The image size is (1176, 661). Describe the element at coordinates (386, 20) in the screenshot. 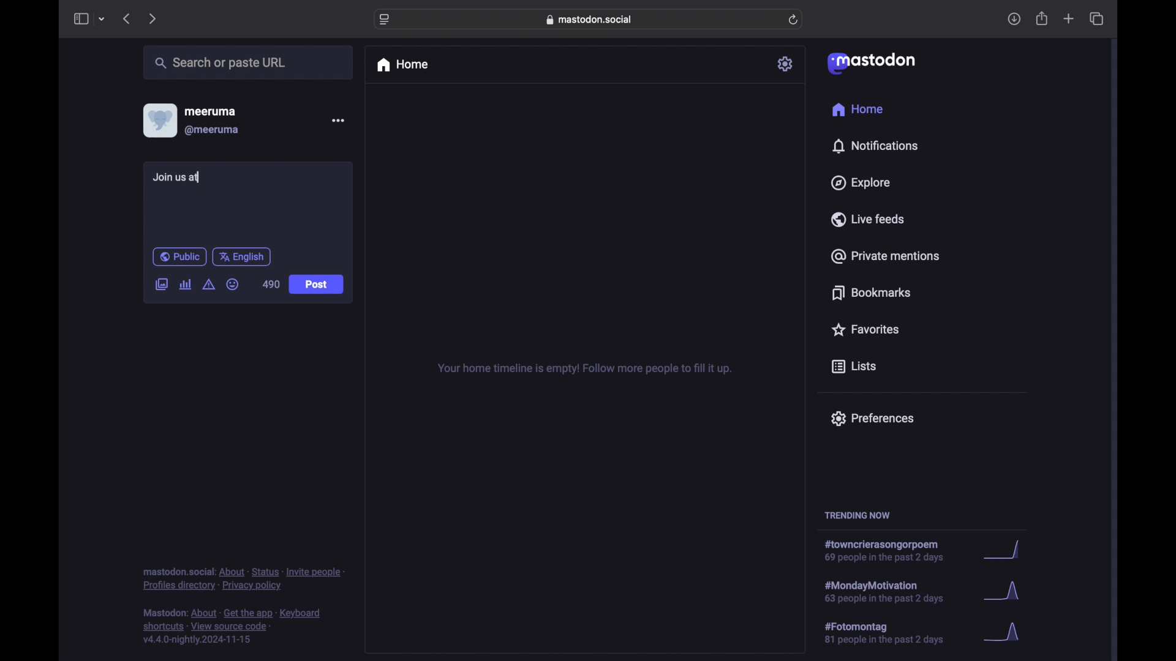

I see `website settings` at that location.